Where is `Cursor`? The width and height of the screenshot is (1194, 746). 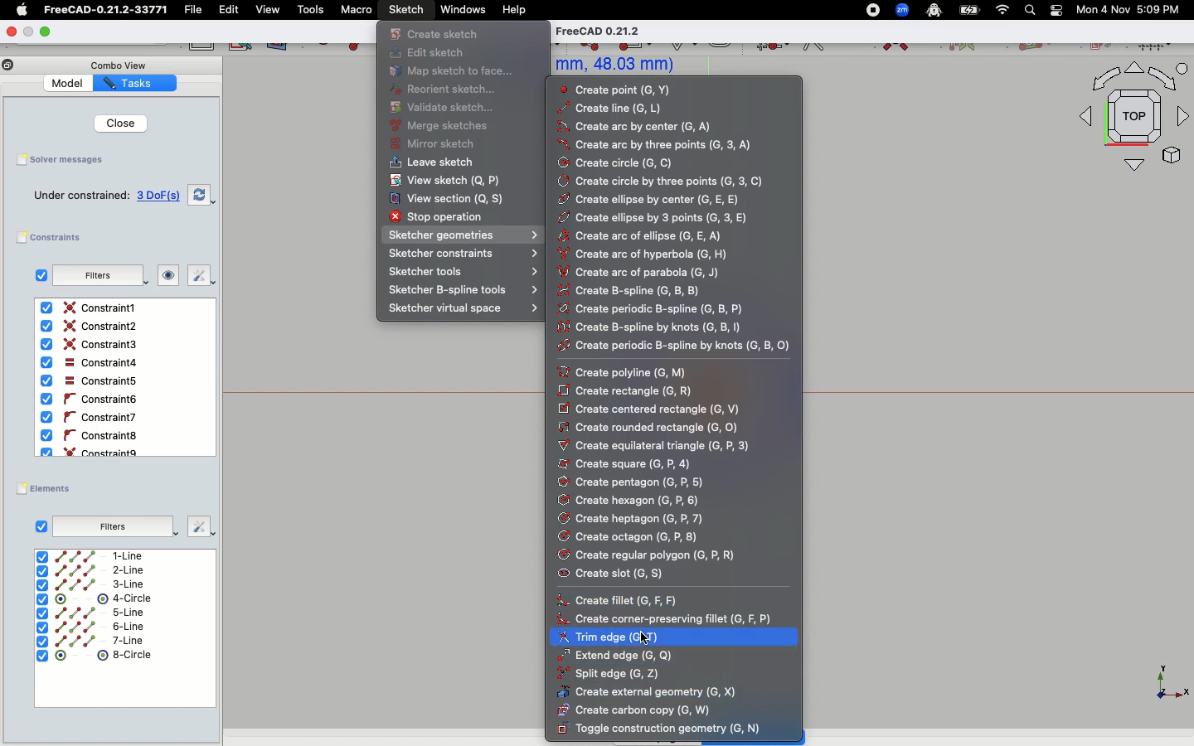
Cursor is located at coordinates (649, 638).